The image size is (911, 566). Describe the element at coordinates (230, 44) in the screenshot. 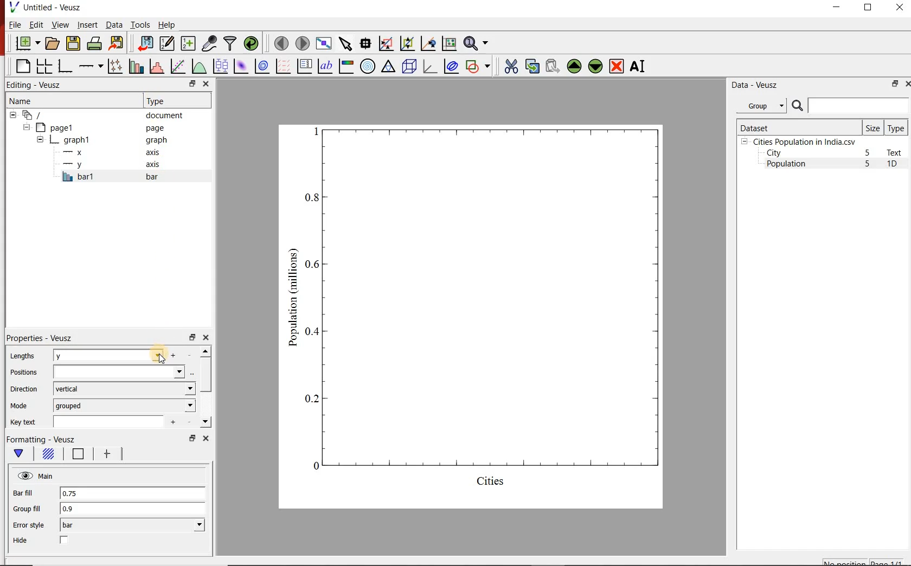

I see `filter data` at that location.